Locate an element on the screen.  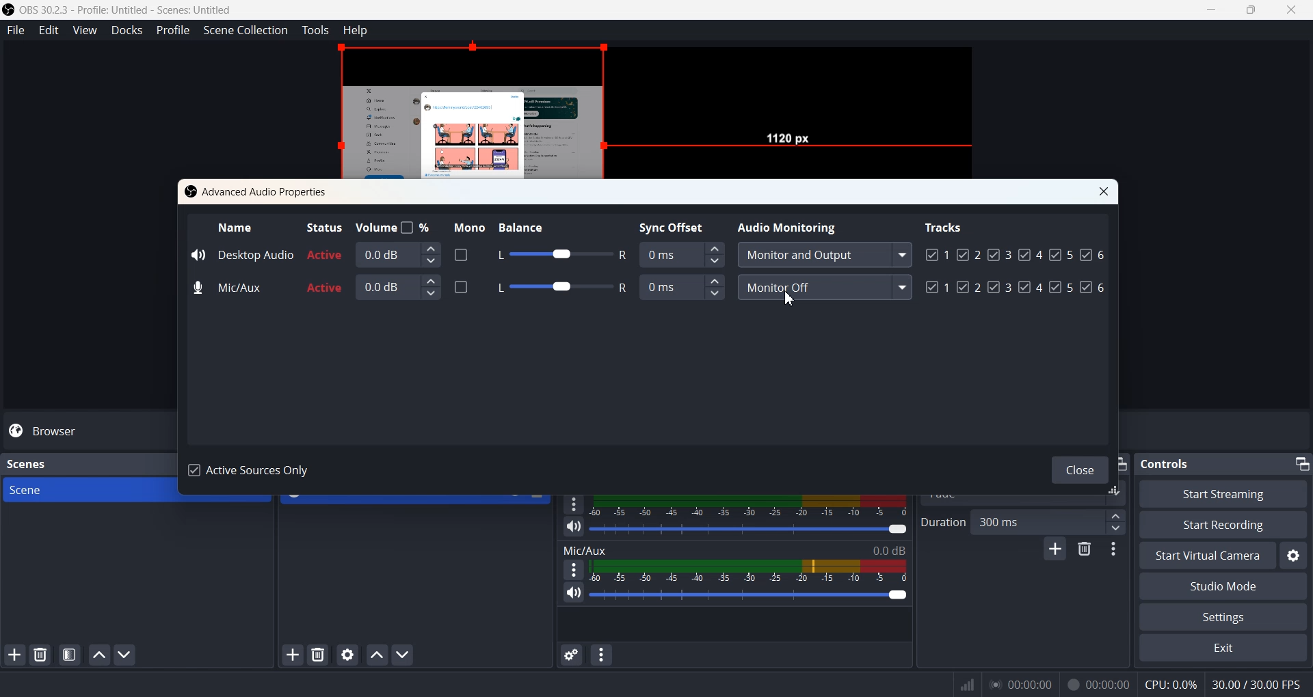
Help is located at coordinates (356, 29).